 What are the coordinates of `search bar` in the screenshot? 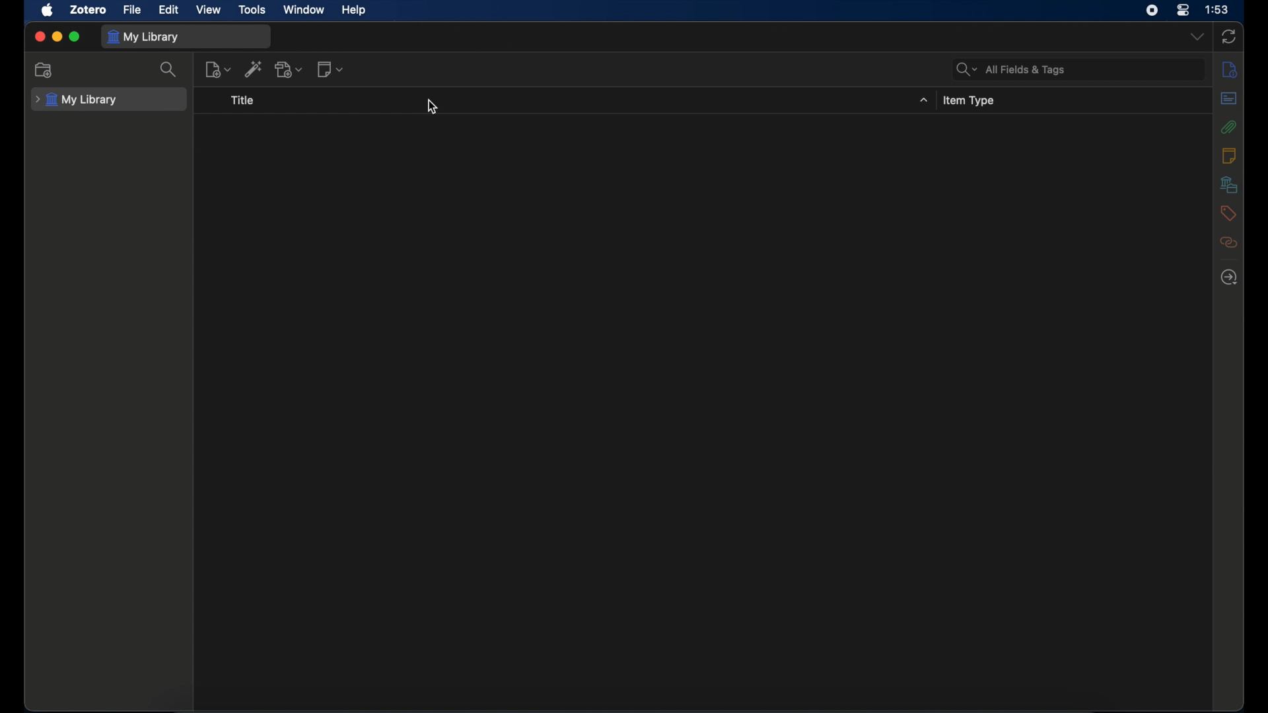 It's located at (1010, 69).